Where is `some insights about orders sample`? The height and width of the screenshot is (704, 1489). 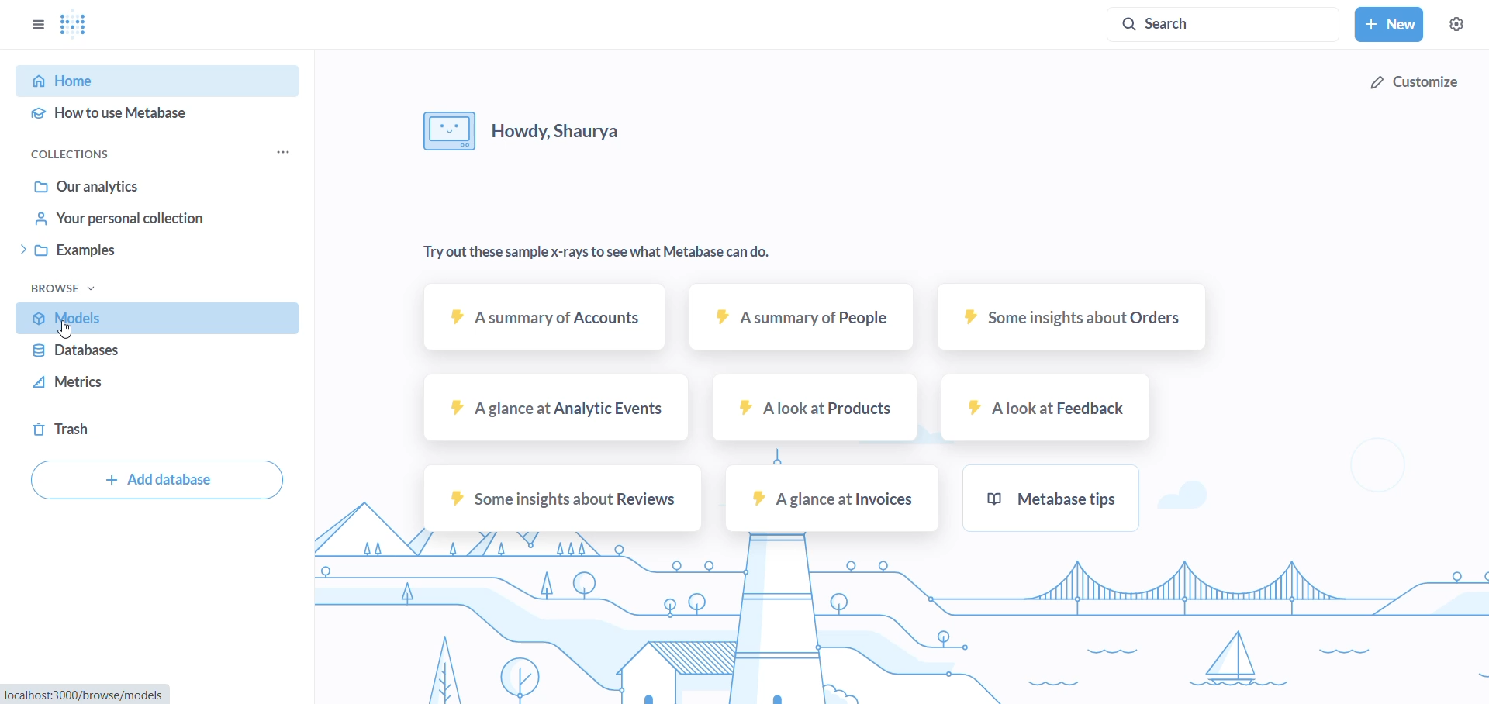
some insights about orders sample is located at coordinates (1071, 319).